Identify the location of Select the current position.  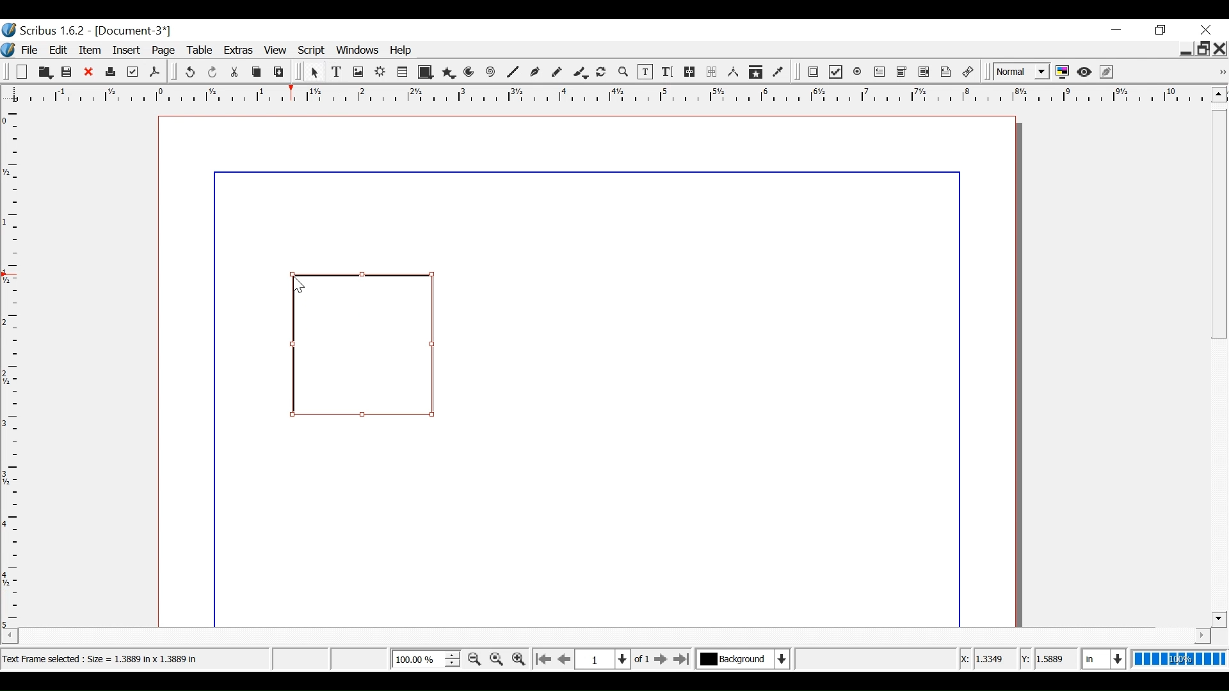
(604, 658).